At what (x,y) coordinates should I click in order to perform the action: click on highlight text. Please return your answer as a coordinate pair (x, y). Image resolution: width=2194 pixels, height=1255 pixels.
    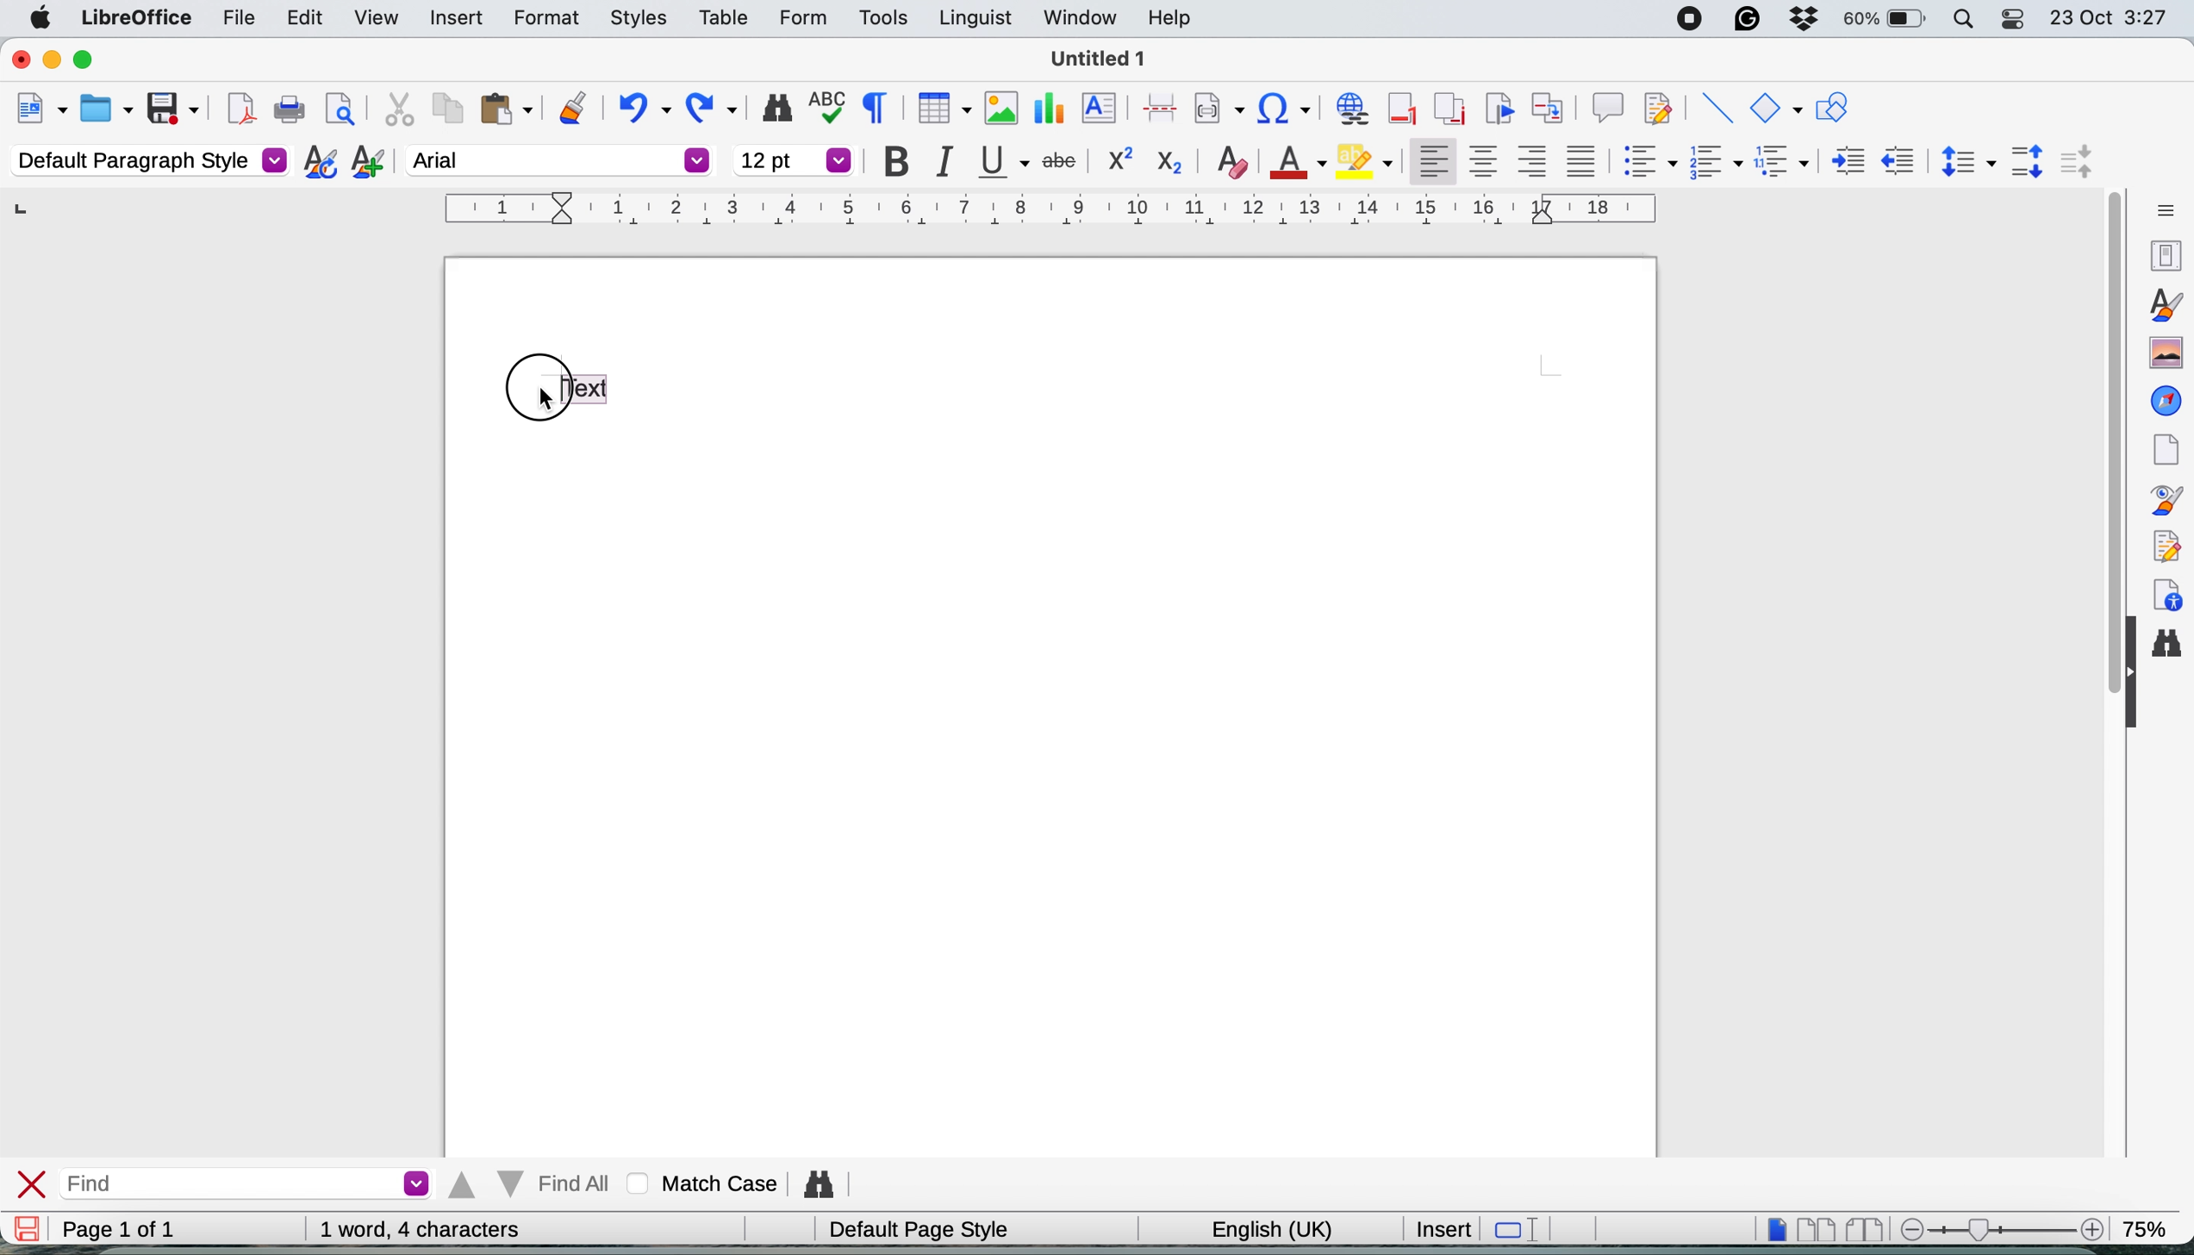
    Looking at the image, I should click on (588, 386).